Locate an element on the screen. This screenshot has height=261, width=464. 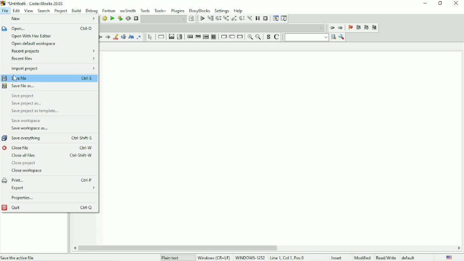
Drop down is located at coordinates (164, 19).